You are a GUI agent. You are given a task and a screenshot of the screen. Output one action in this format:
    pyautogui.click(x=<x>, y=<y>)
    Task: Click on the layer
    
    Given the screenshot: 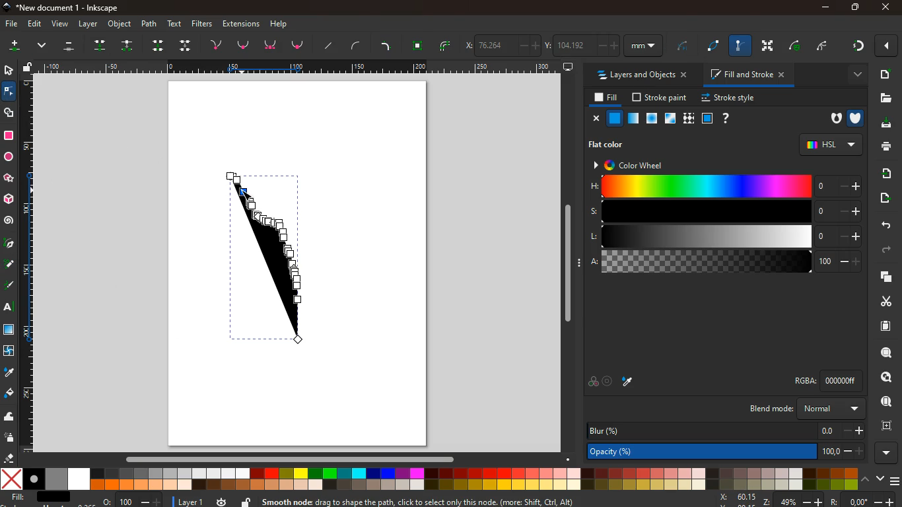 What is the action you would take?
    pyautogui.click(x=185, y=501)
    